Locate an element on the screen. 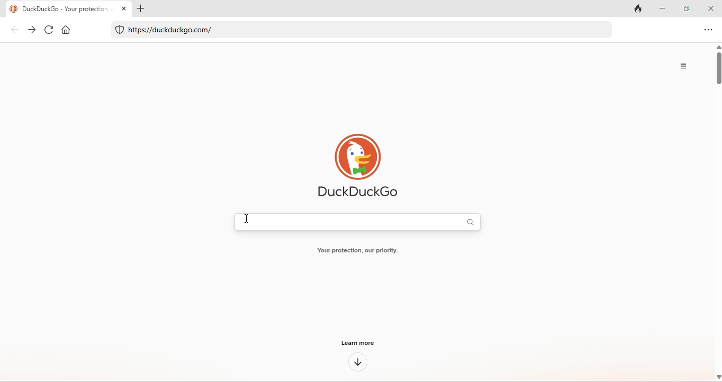 This screenshot has height=382, width=722. title is located at coordinates (57, 9).